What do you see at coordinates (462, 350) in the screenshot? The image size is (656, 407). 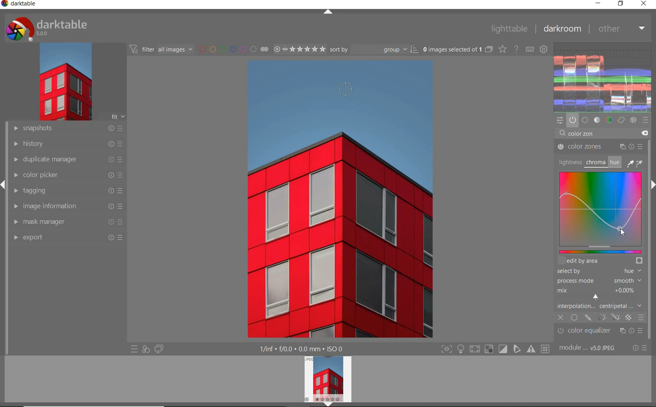 I see `highlight` at bounding box center [462, 350].